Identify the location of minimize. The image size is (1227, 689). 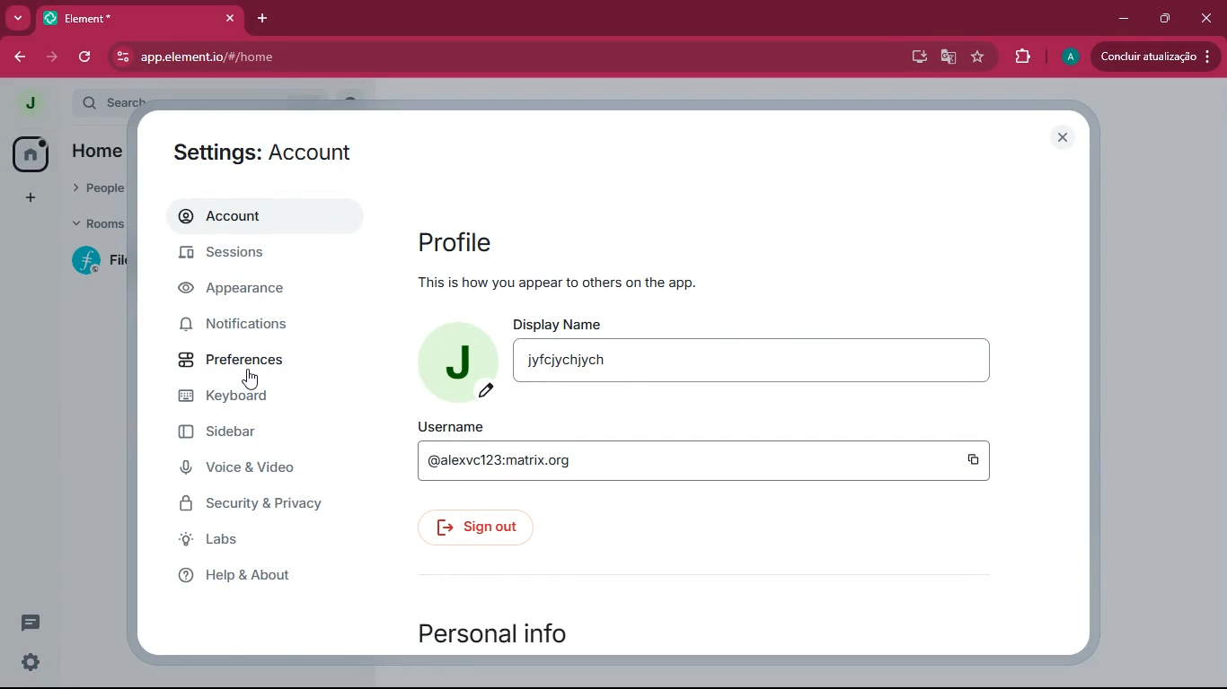
(1121, 19).